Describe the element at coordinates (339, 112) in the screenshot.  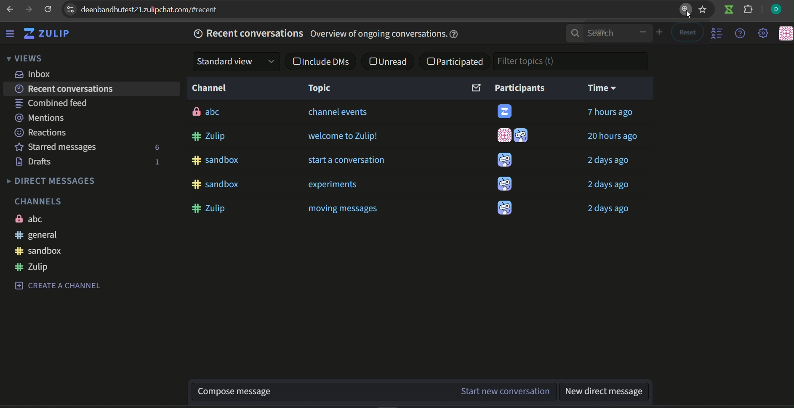
I see `channel events` at that location.